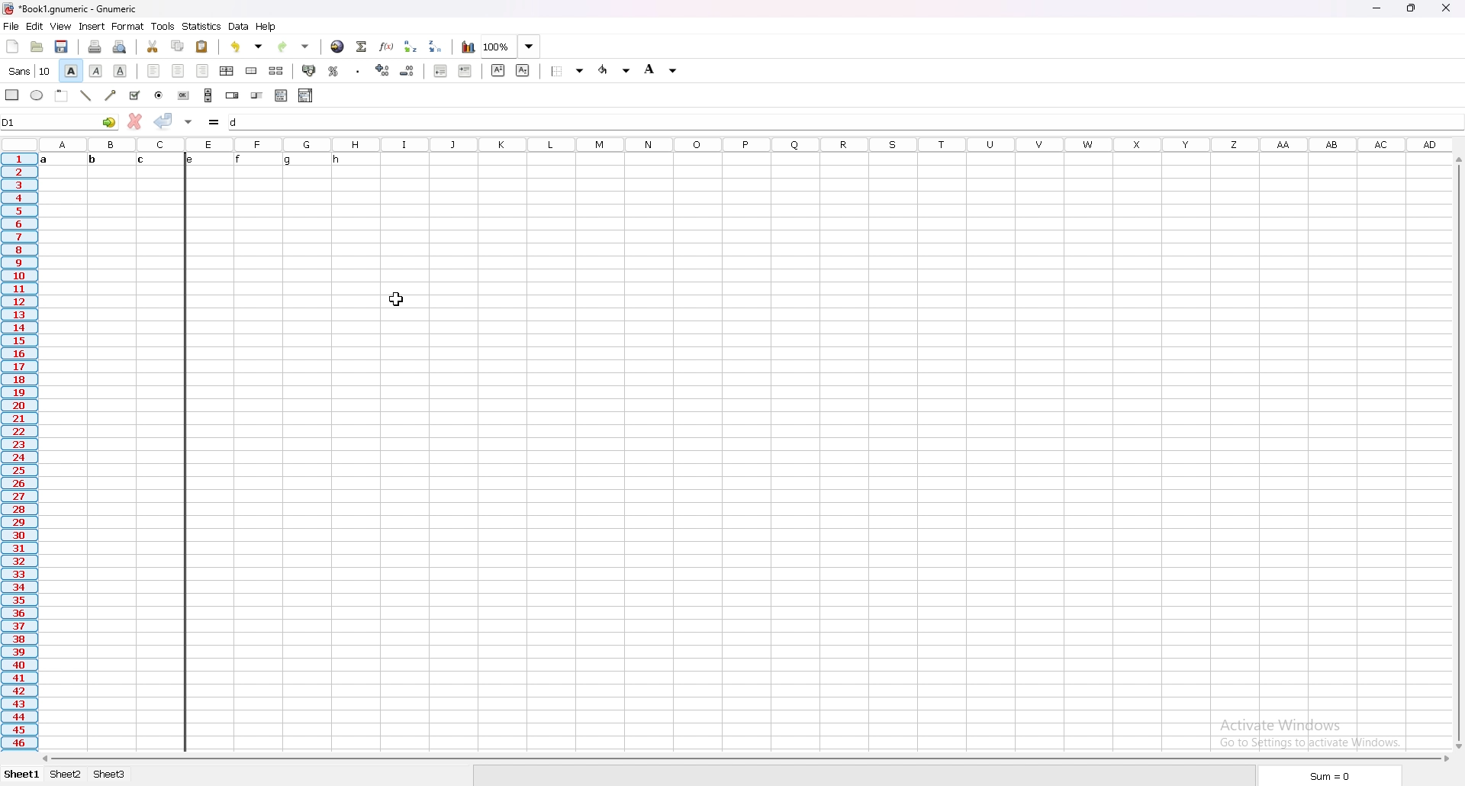  Describe the element at coordinates (111, 96) in the screenshot. I see `arrowed line` at that location.